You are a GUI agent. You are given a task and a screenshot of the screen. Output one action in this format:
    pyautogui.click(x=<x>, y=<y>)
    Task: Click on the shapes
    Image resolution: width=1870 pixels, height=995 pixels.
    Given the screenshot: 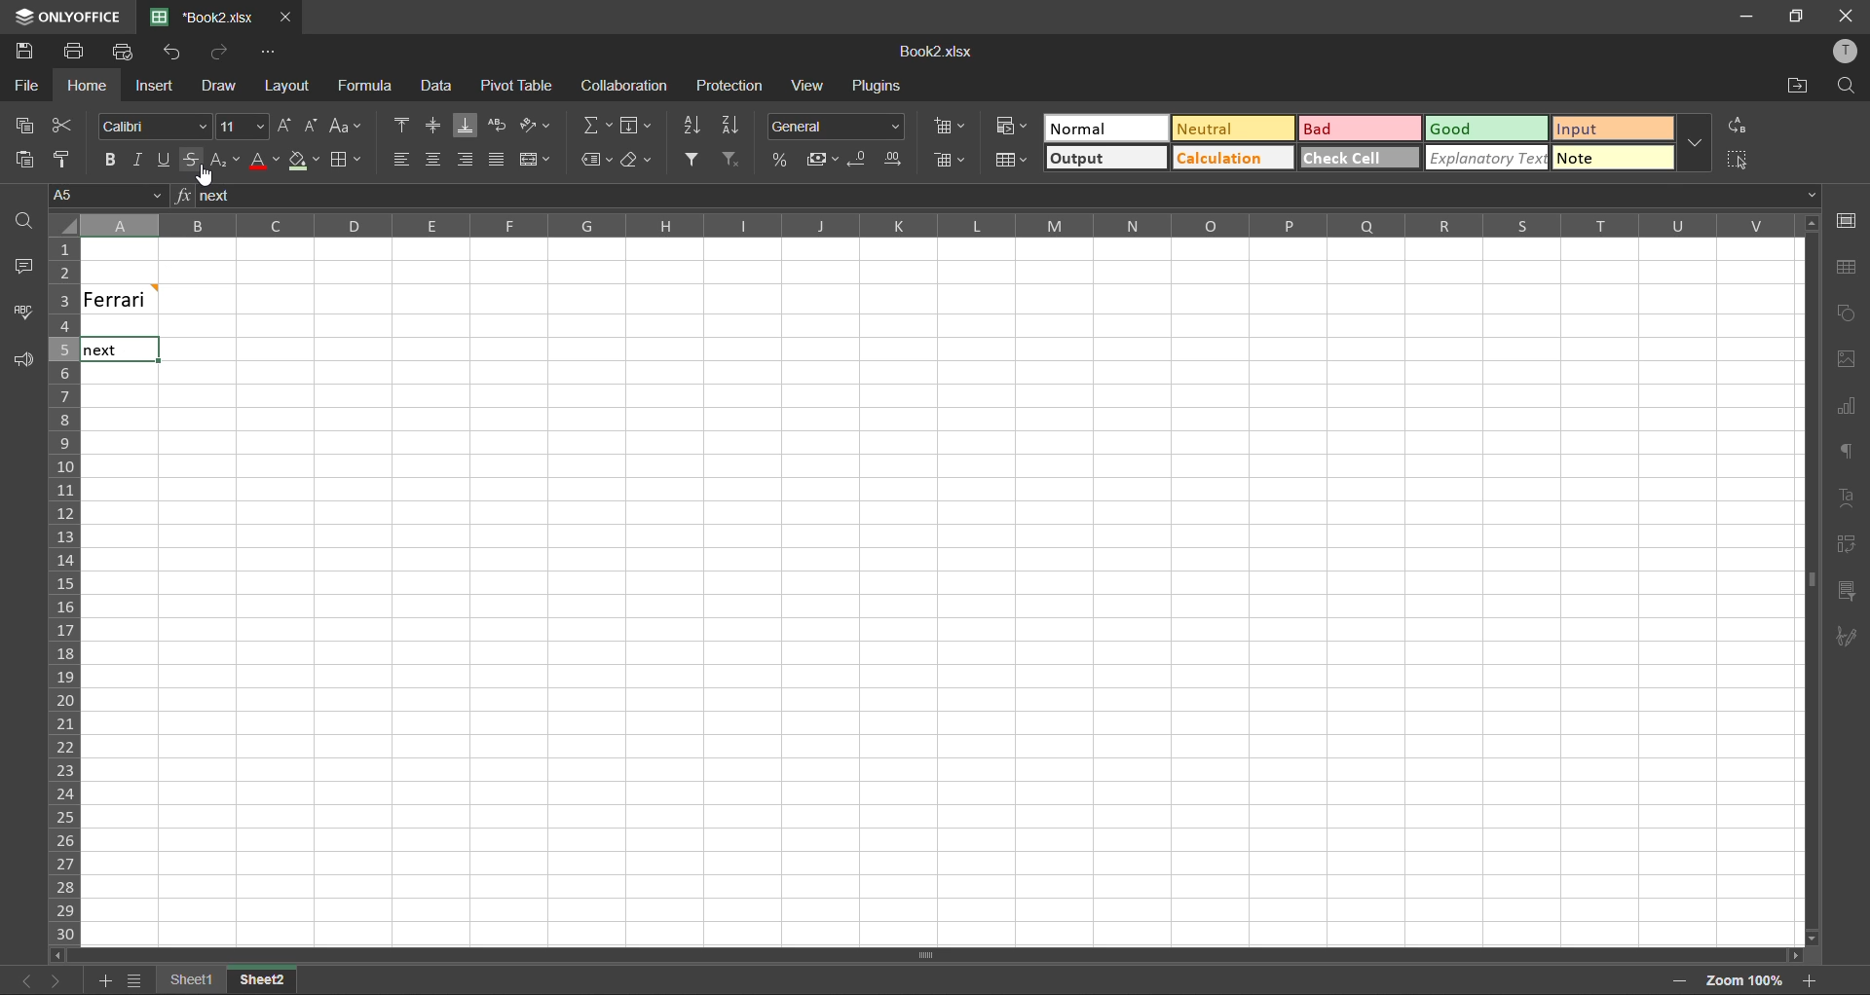 What is the action you would take?
    pyautogui.click(x=1848, y=314)
    